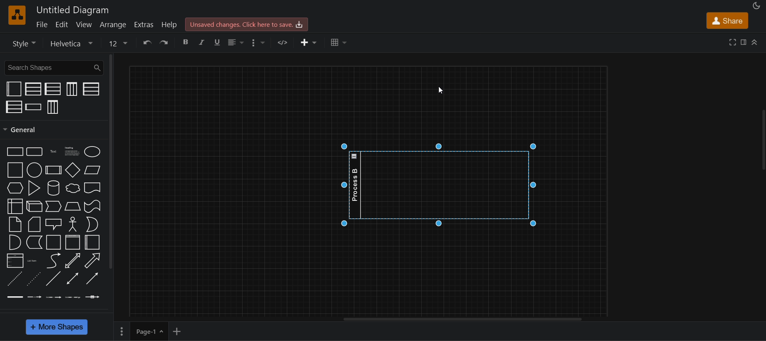 This screenshot has height=341, width=766. What do you see at coordinates (53, 278) in the screenshot?
I see `line` at bounding box center [53, 278].